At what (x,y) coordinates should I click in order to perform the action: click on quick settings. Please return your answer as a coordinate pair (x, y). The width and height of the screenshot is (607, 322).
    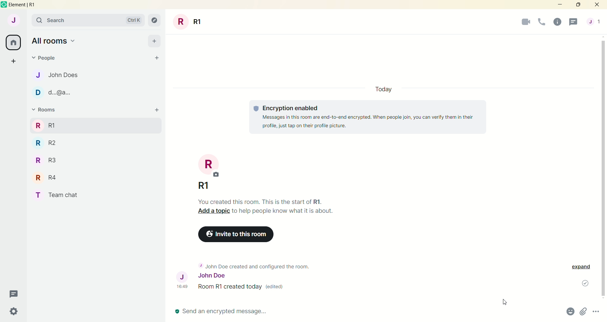
    Looking at the image, I should click on (16, 310).